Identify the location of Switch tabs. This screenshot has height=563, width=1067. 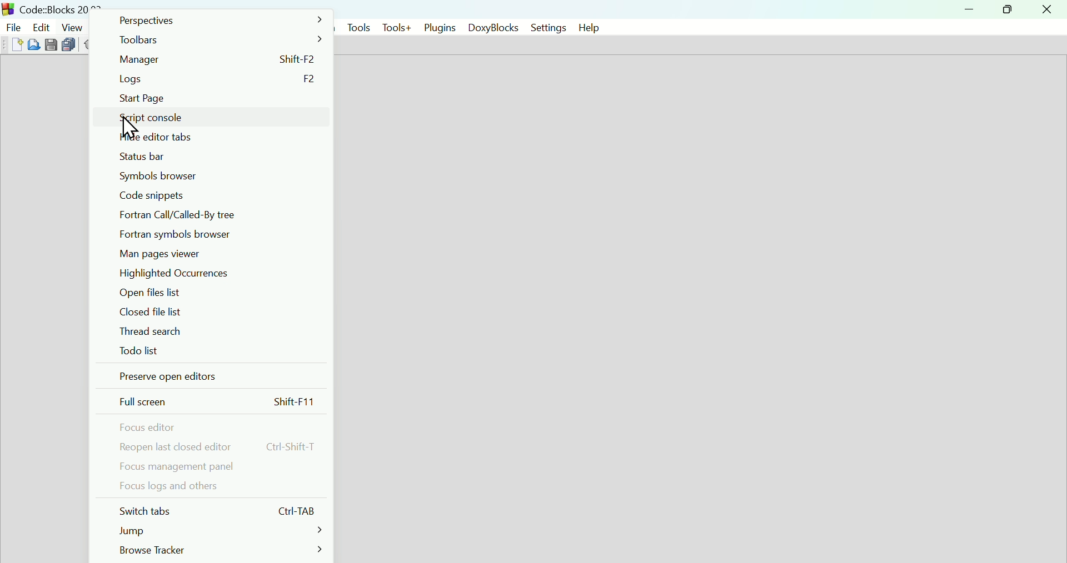
(215, 509).